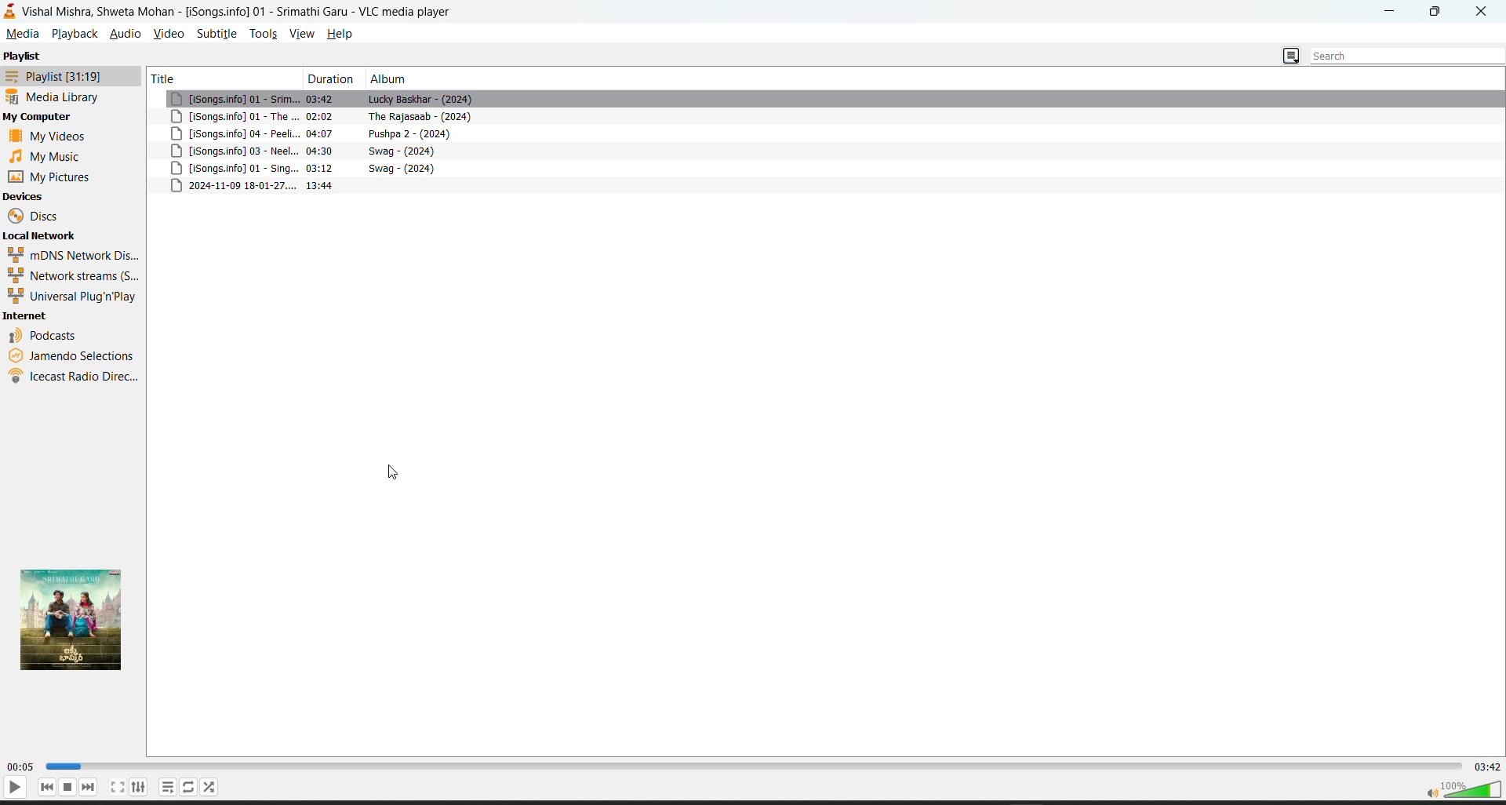 Image resolution: width=1506 pixels, height=805 pixels. Describe the element at coordinates (138, 787) in the screenshot. I see `settings` at that location.